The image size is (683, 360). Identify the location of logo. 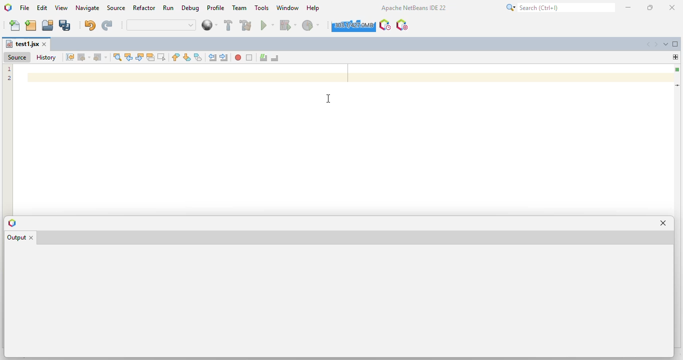
(11, 223).